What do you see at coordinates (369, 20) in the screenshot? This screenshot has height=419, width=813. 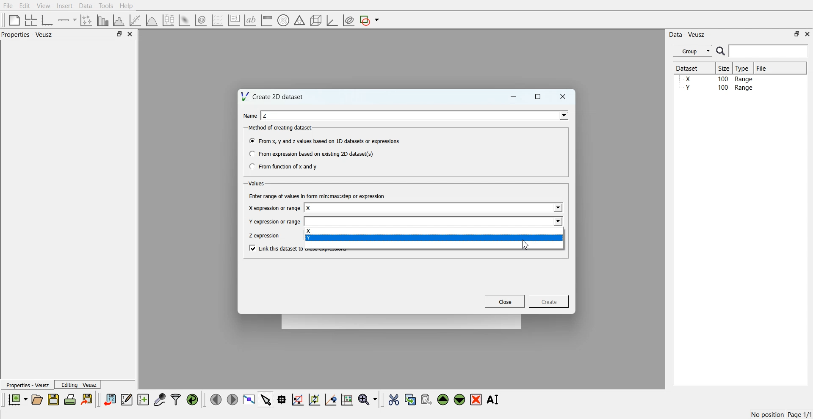 I see `Add shape to the plot` at bounding box center [369, 20].